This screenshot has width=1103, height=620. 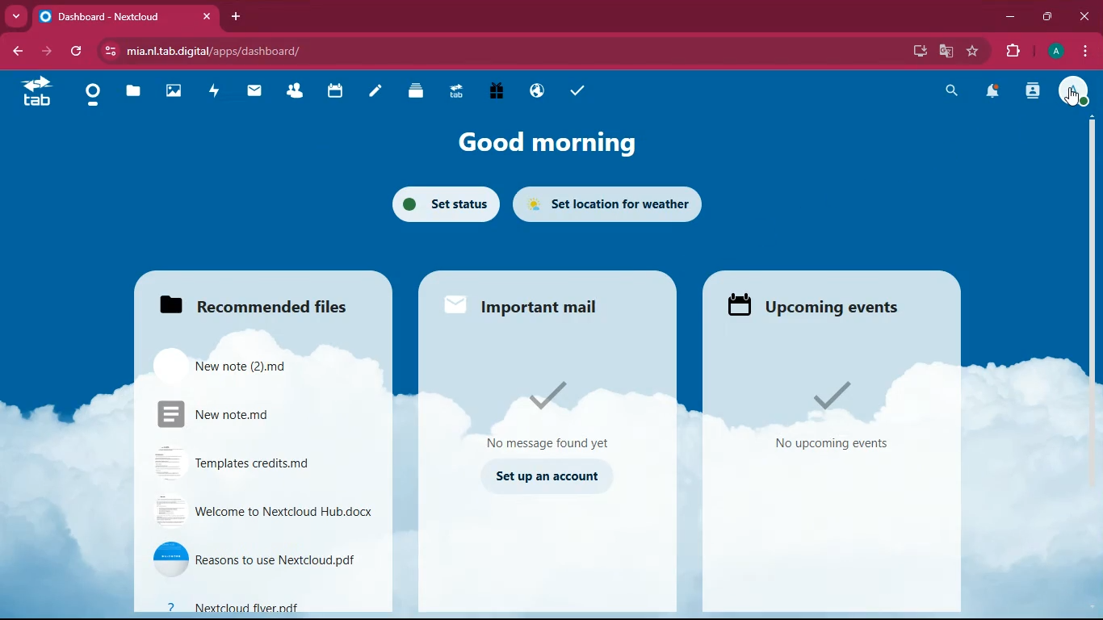 What do you see at coordinates (581, 89) in the screenshot?
I see `tasks` at bounding box center [581, 89].